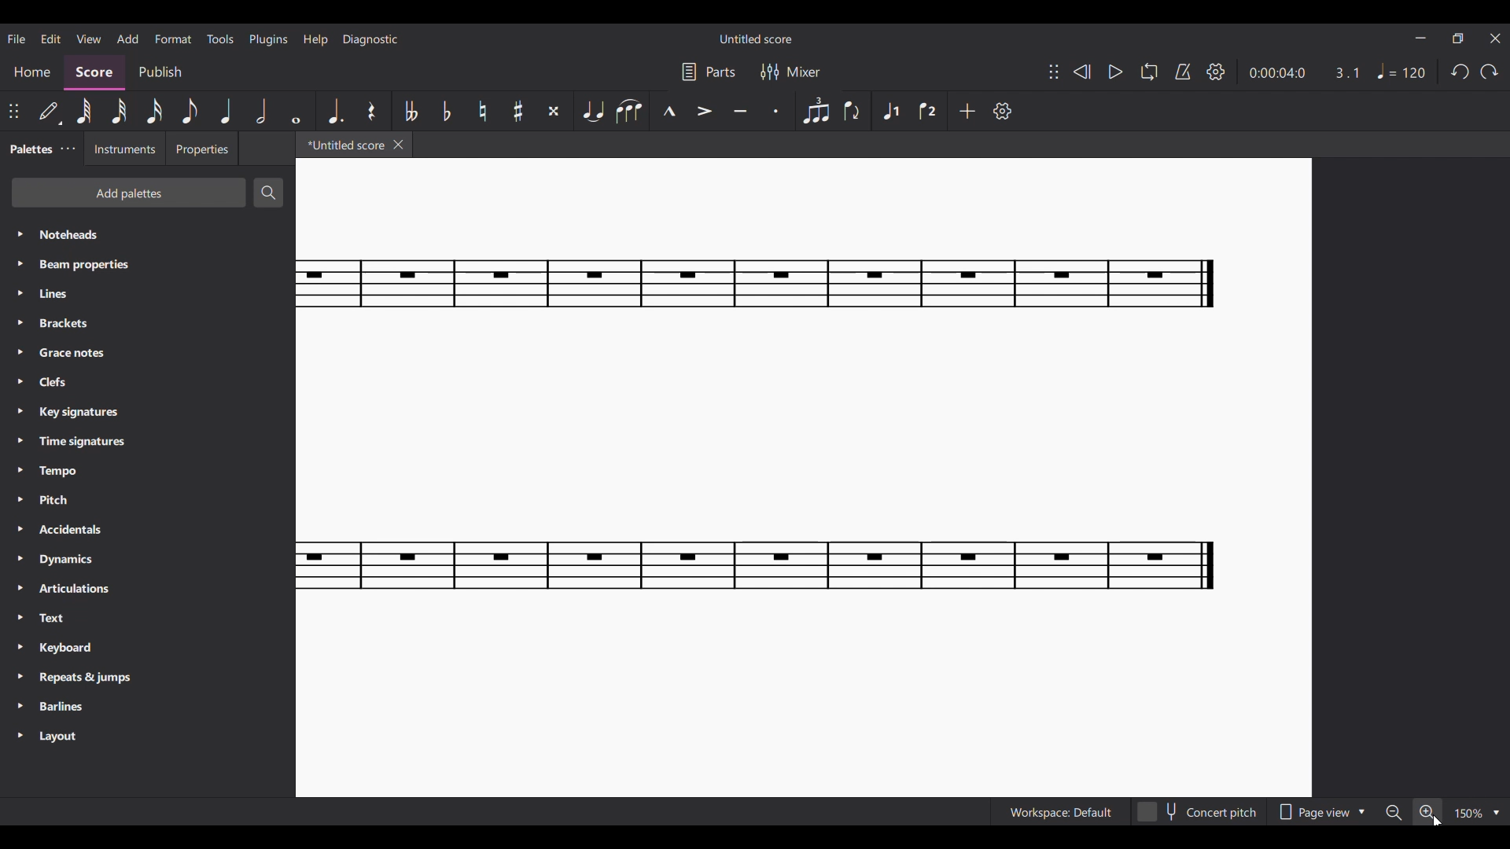  What do you see at coordinates (128, 39) in the screenshot?
I see `Add menu` at bounding box center [128, 39].